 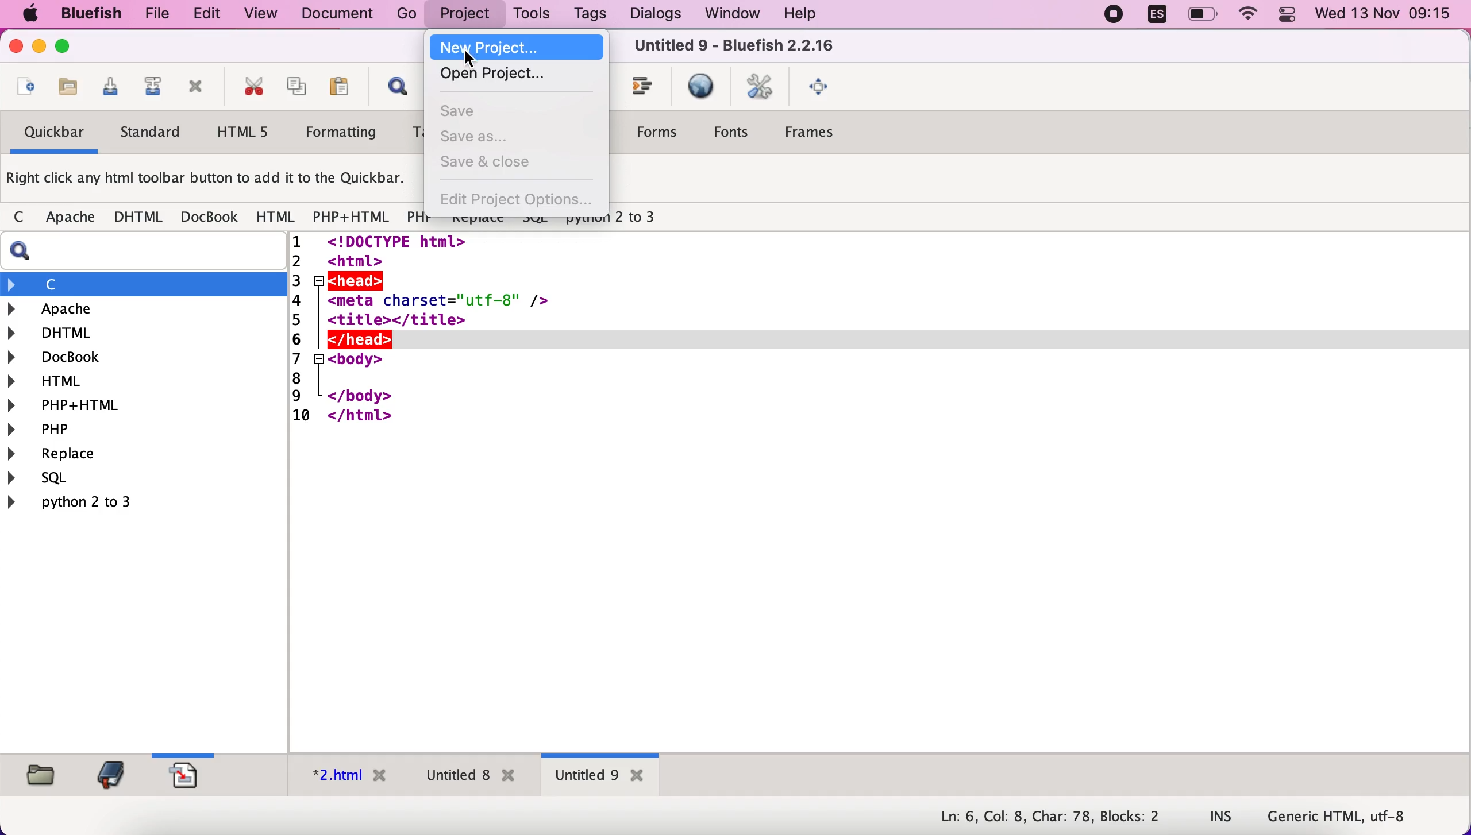 I want to click on indent, so click(x=642, y=90).